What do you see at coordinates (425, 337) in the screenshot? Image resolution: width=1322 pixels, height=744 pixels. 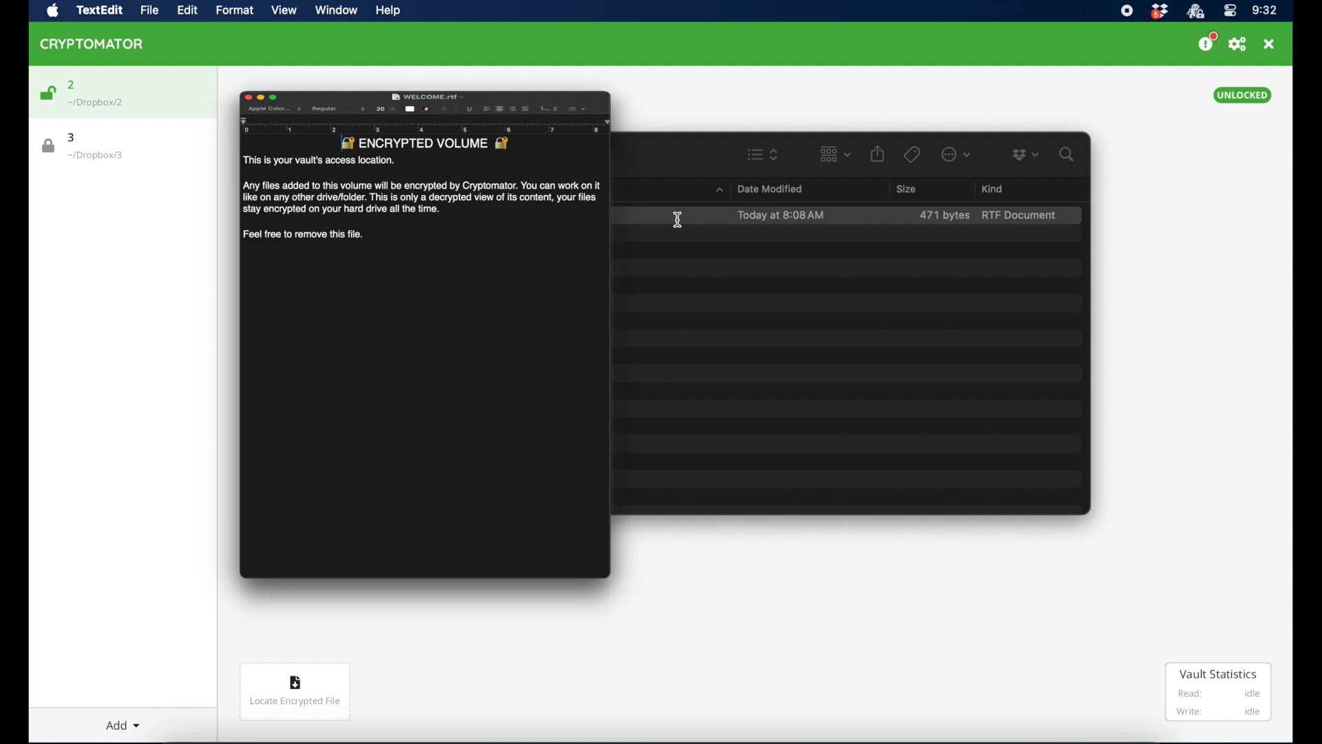 I see `file preview` at bounding box center [425, 337].